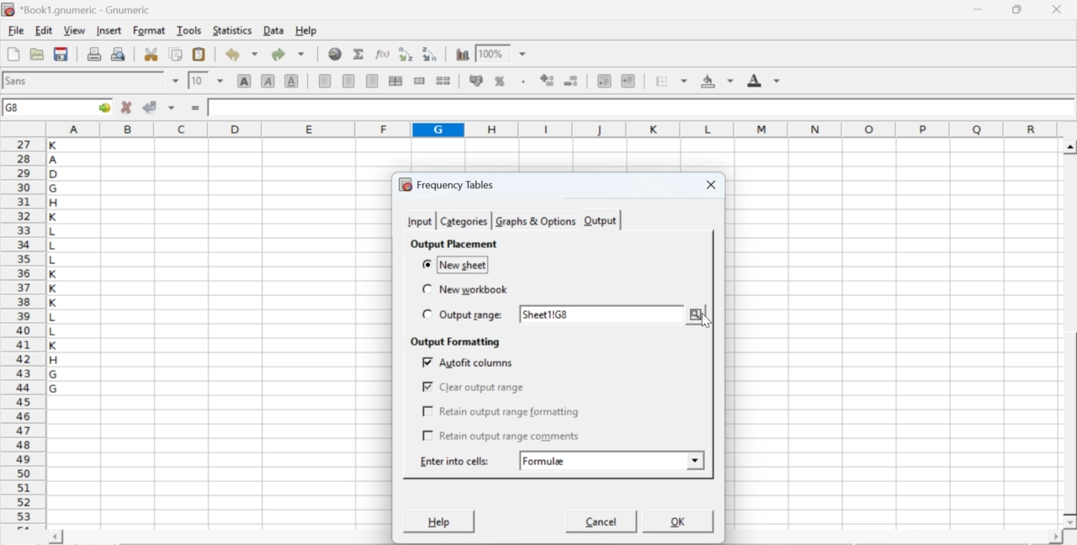  I want to click on drop down, so click(177, 81).